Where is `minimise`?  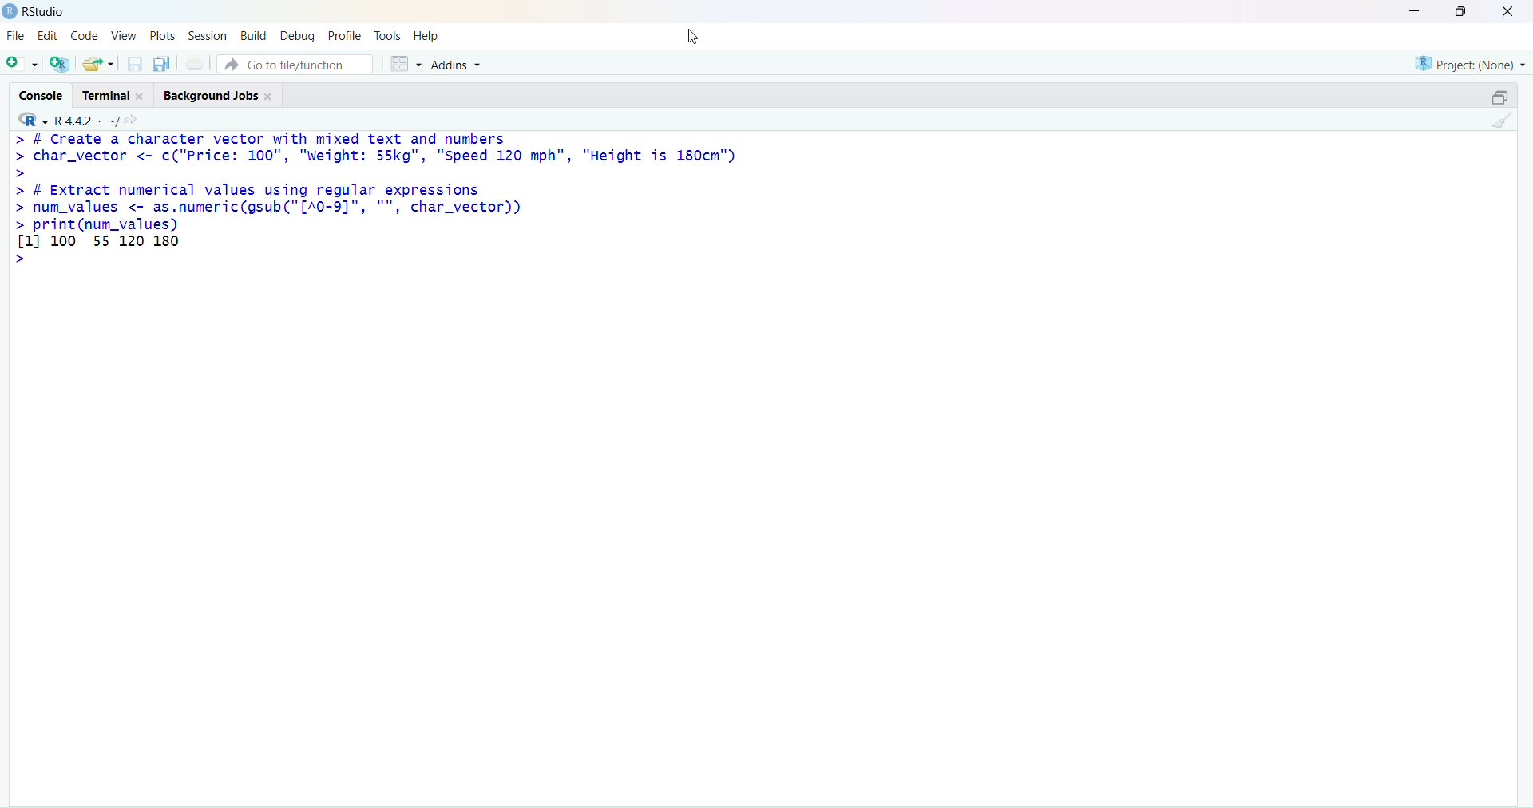
minimise is located at coordinates (1416, 10).